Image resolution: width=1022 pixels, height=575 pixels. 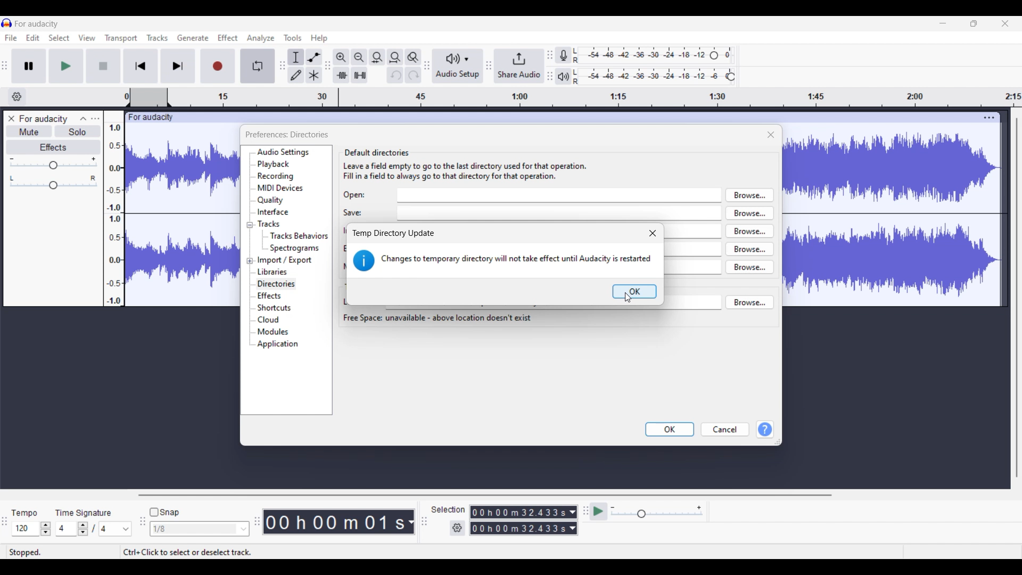 What do you see at coordinates (341, 57) in the screenshot?
I see `Zoom in` at bounding box center [341, 57].